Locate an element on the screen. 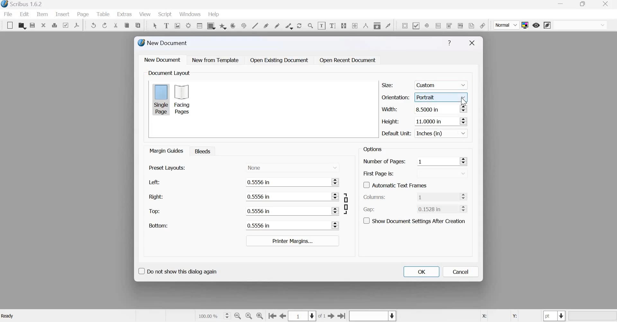 The width and height of the screenshot is (617, 322). Eye dropper is located at coordinates (388, 25).